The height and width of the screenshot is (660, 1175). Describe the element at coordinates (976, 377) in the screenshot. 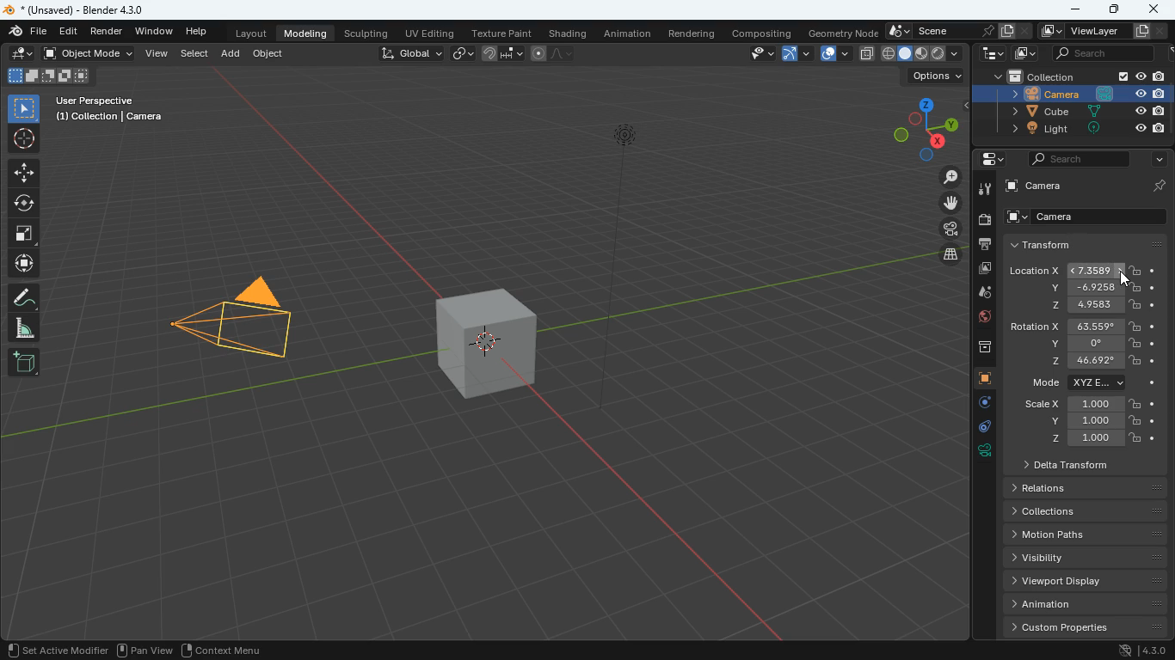

I see `cube` at that location.